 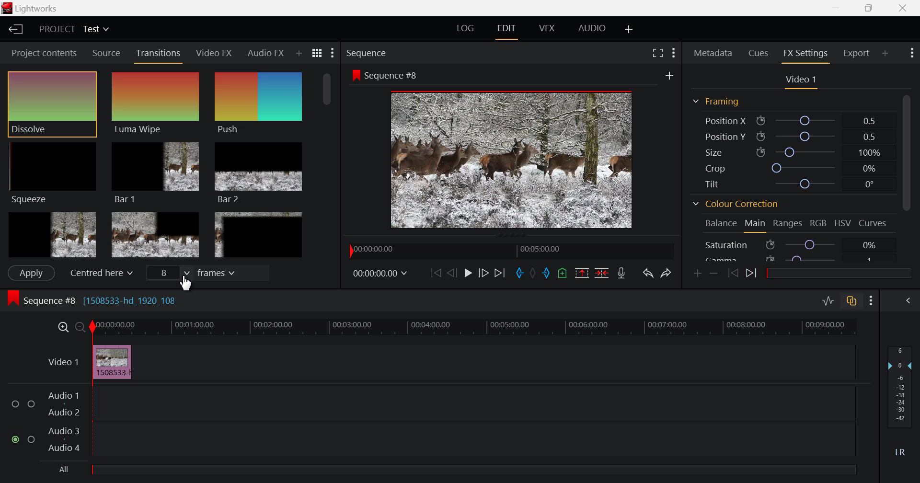 What do you see at coordinates (909, 174) in the screenshot?
I see `Scroll Bar` at bounding box center [909, 174].